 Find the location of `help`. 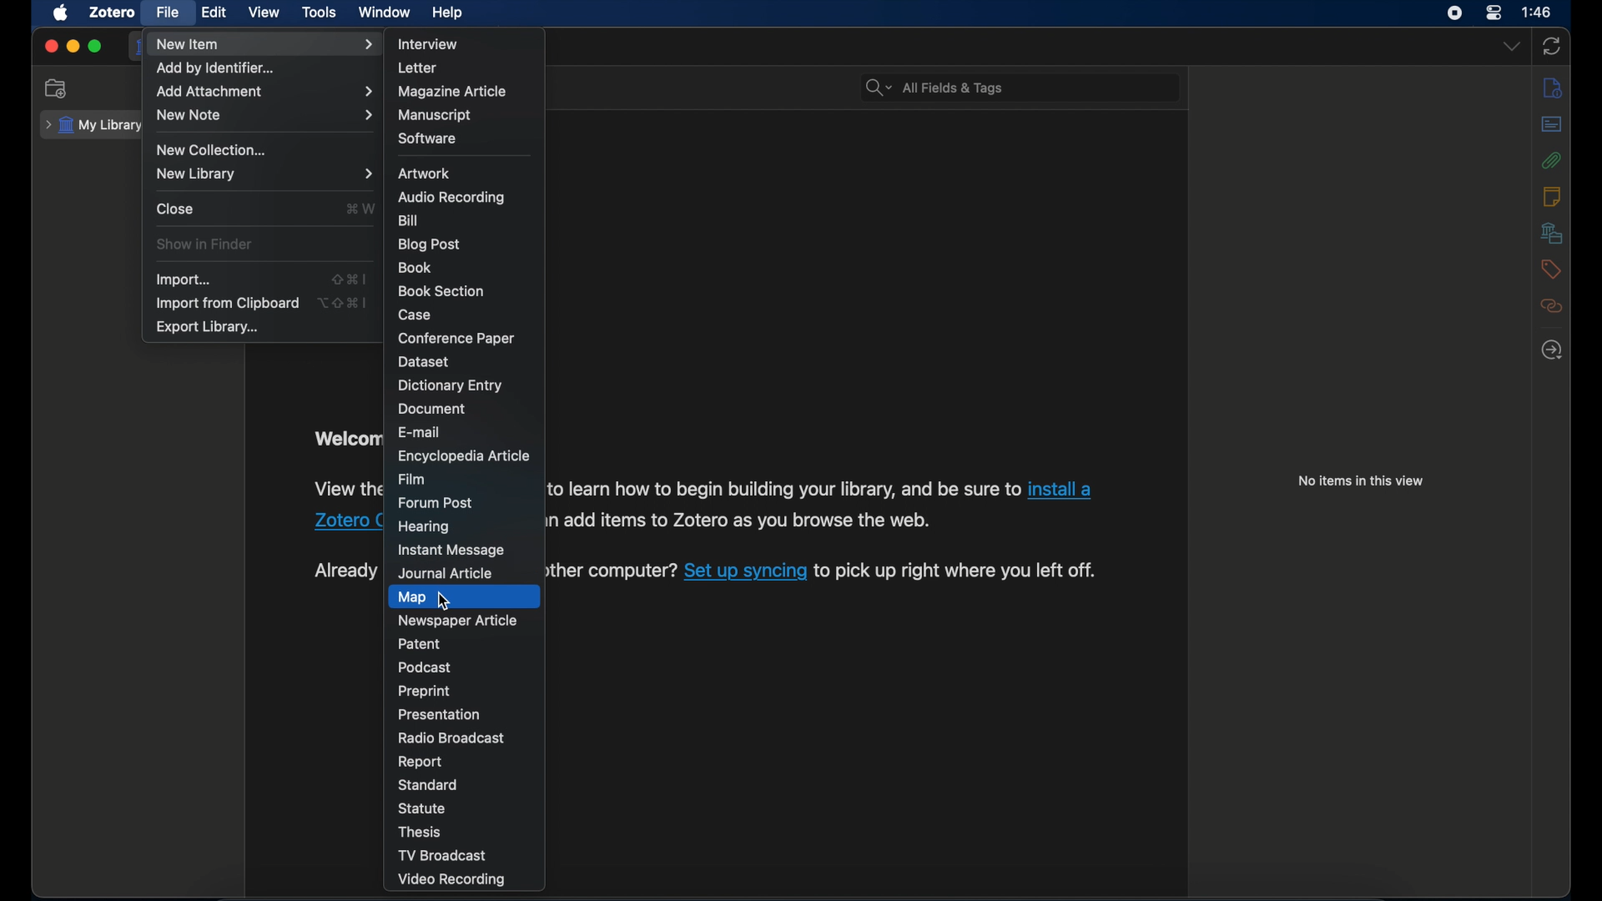

help is located at coordinates (447, 13).